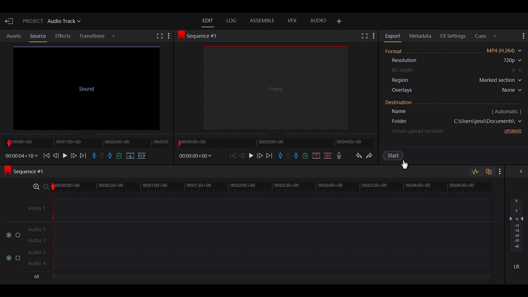 Image resolution: width=528 pixels, height=297 pixels. I want to click on Assemble, so click(263, 21).